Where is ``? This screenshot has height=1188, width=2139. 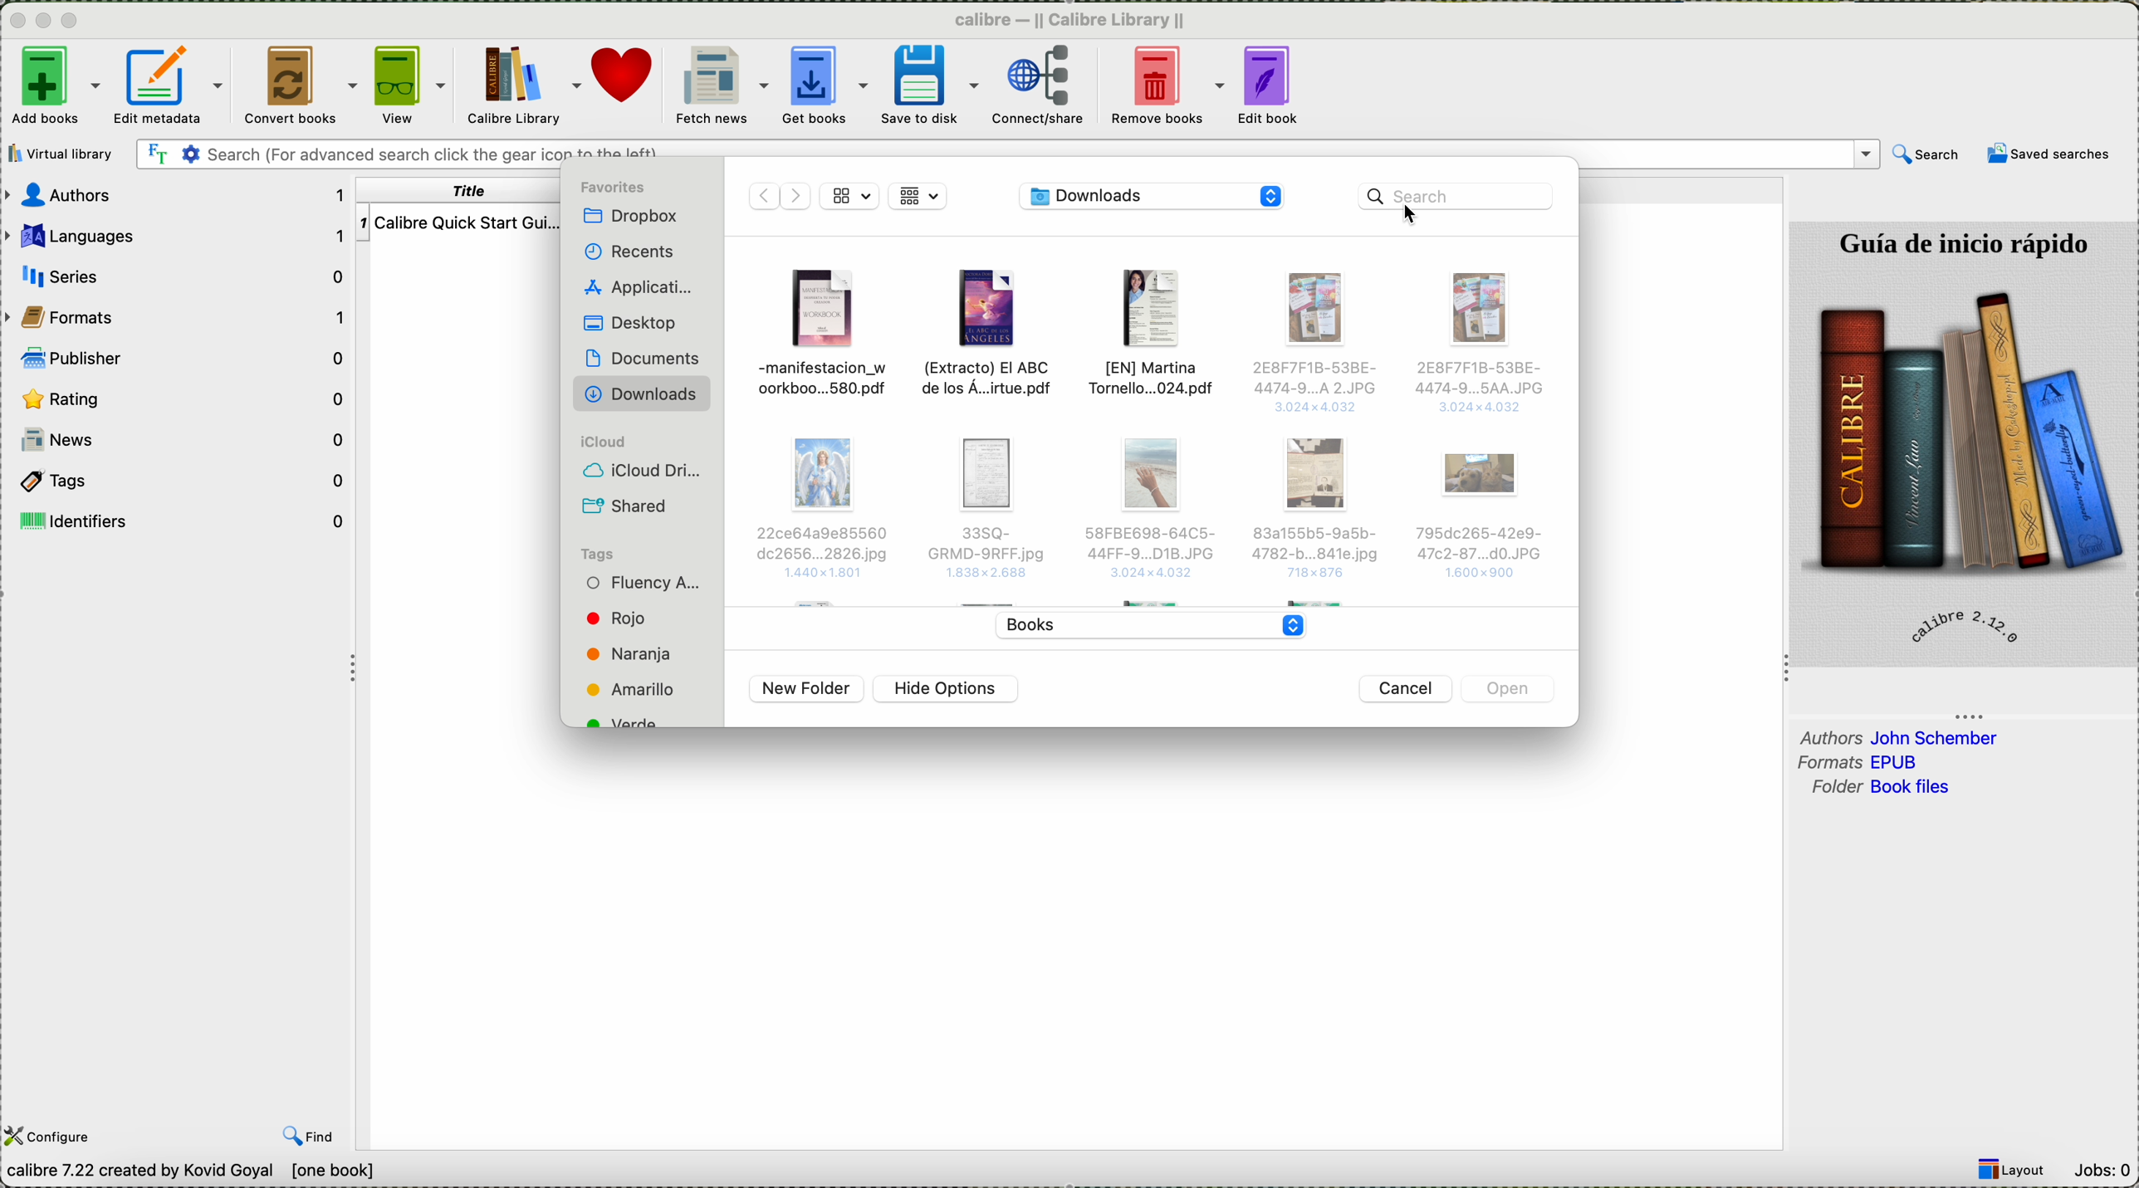  is located at coordinates (989, 507).